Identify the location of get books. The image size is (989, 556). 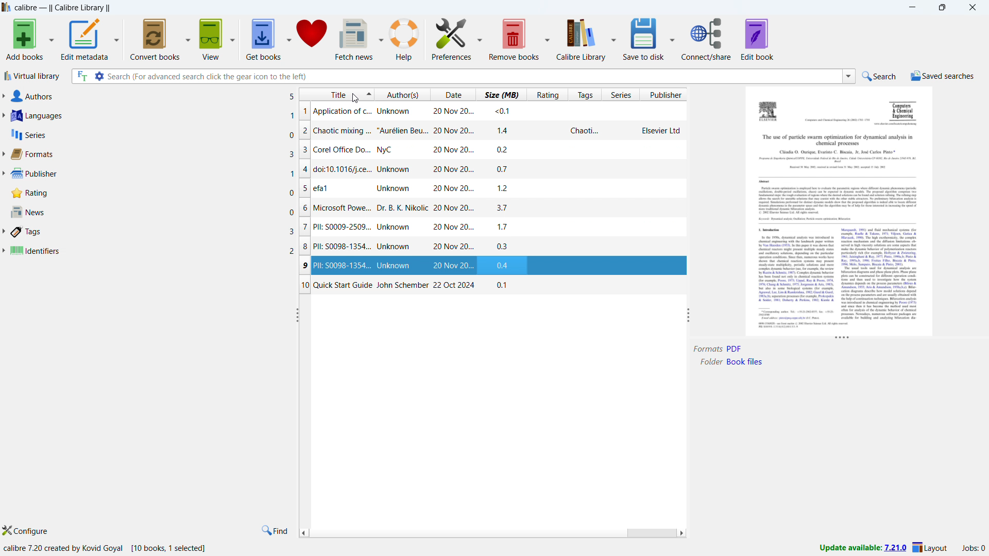
(263, 38).